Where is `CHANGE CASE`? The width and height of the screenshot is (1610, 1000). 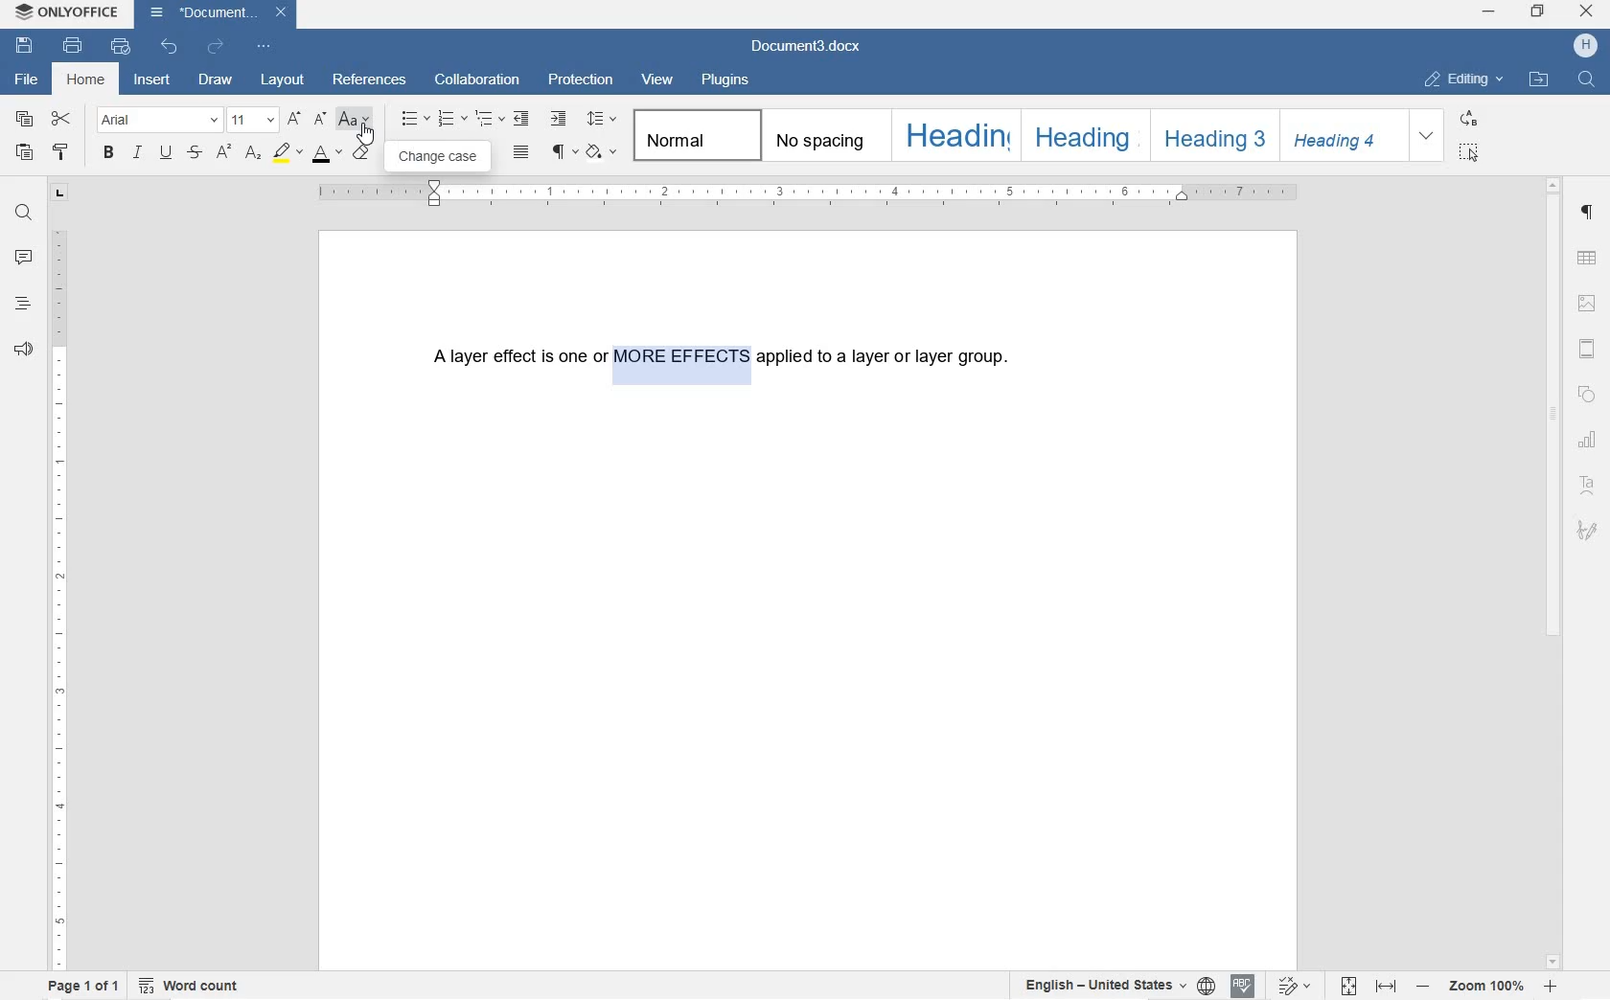
CHANGE CASE is located at coordinates (356, 120).